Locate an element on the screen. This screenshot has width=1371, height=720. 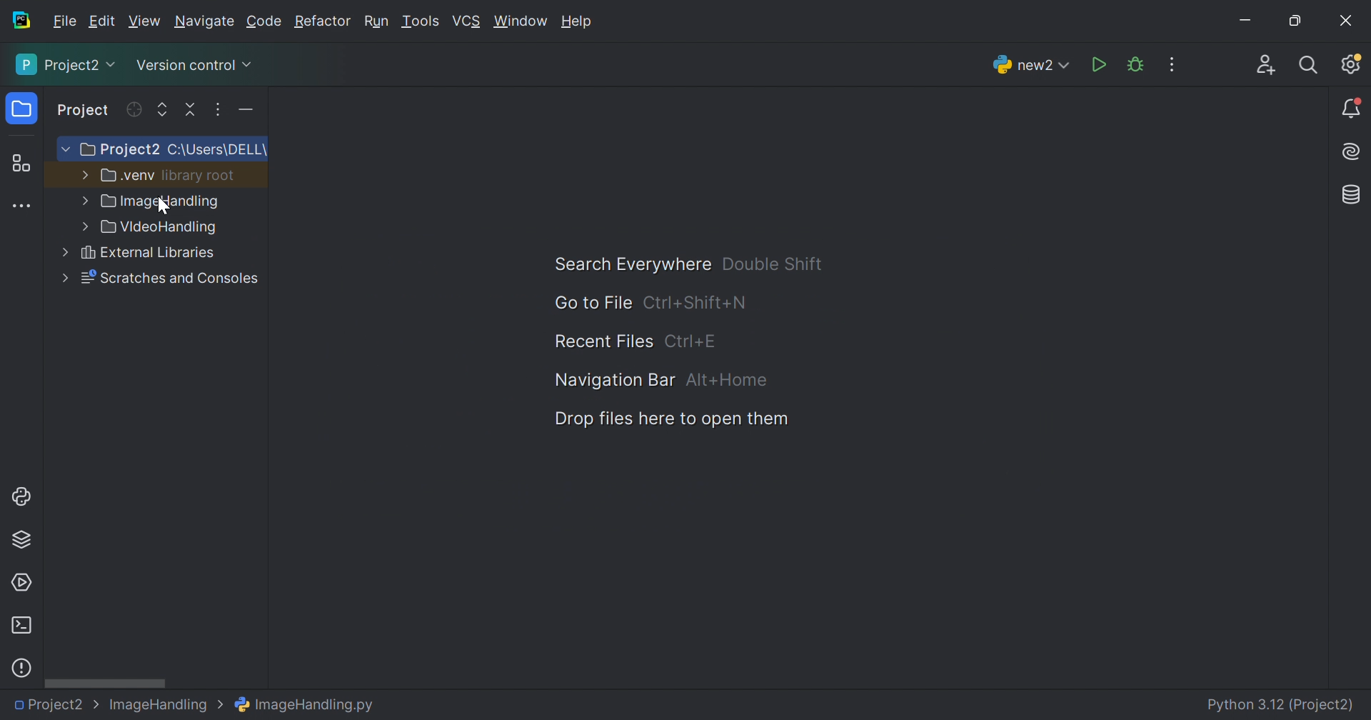
Structure is located at coordinates (21, 164).